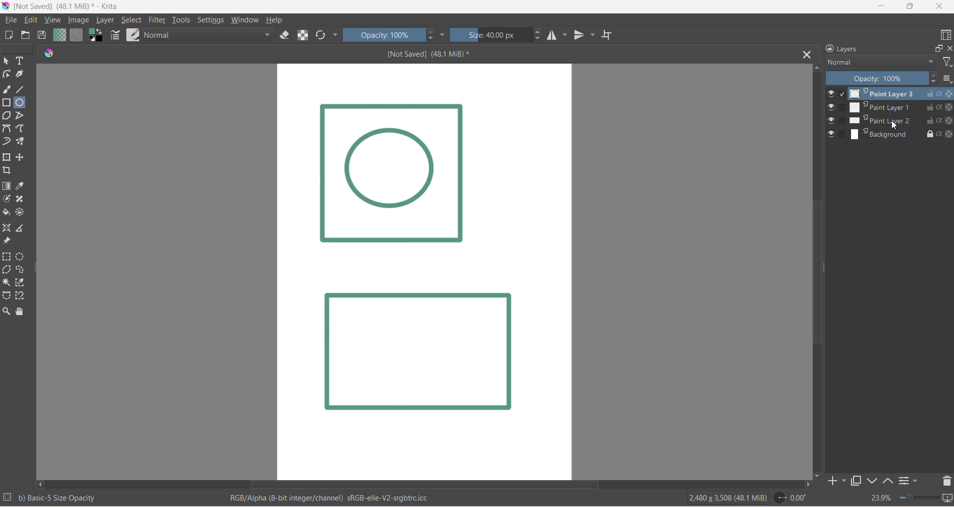  Describe the element at coordinates (831, 134) in the screenshot. I see `visibilty` at that location.